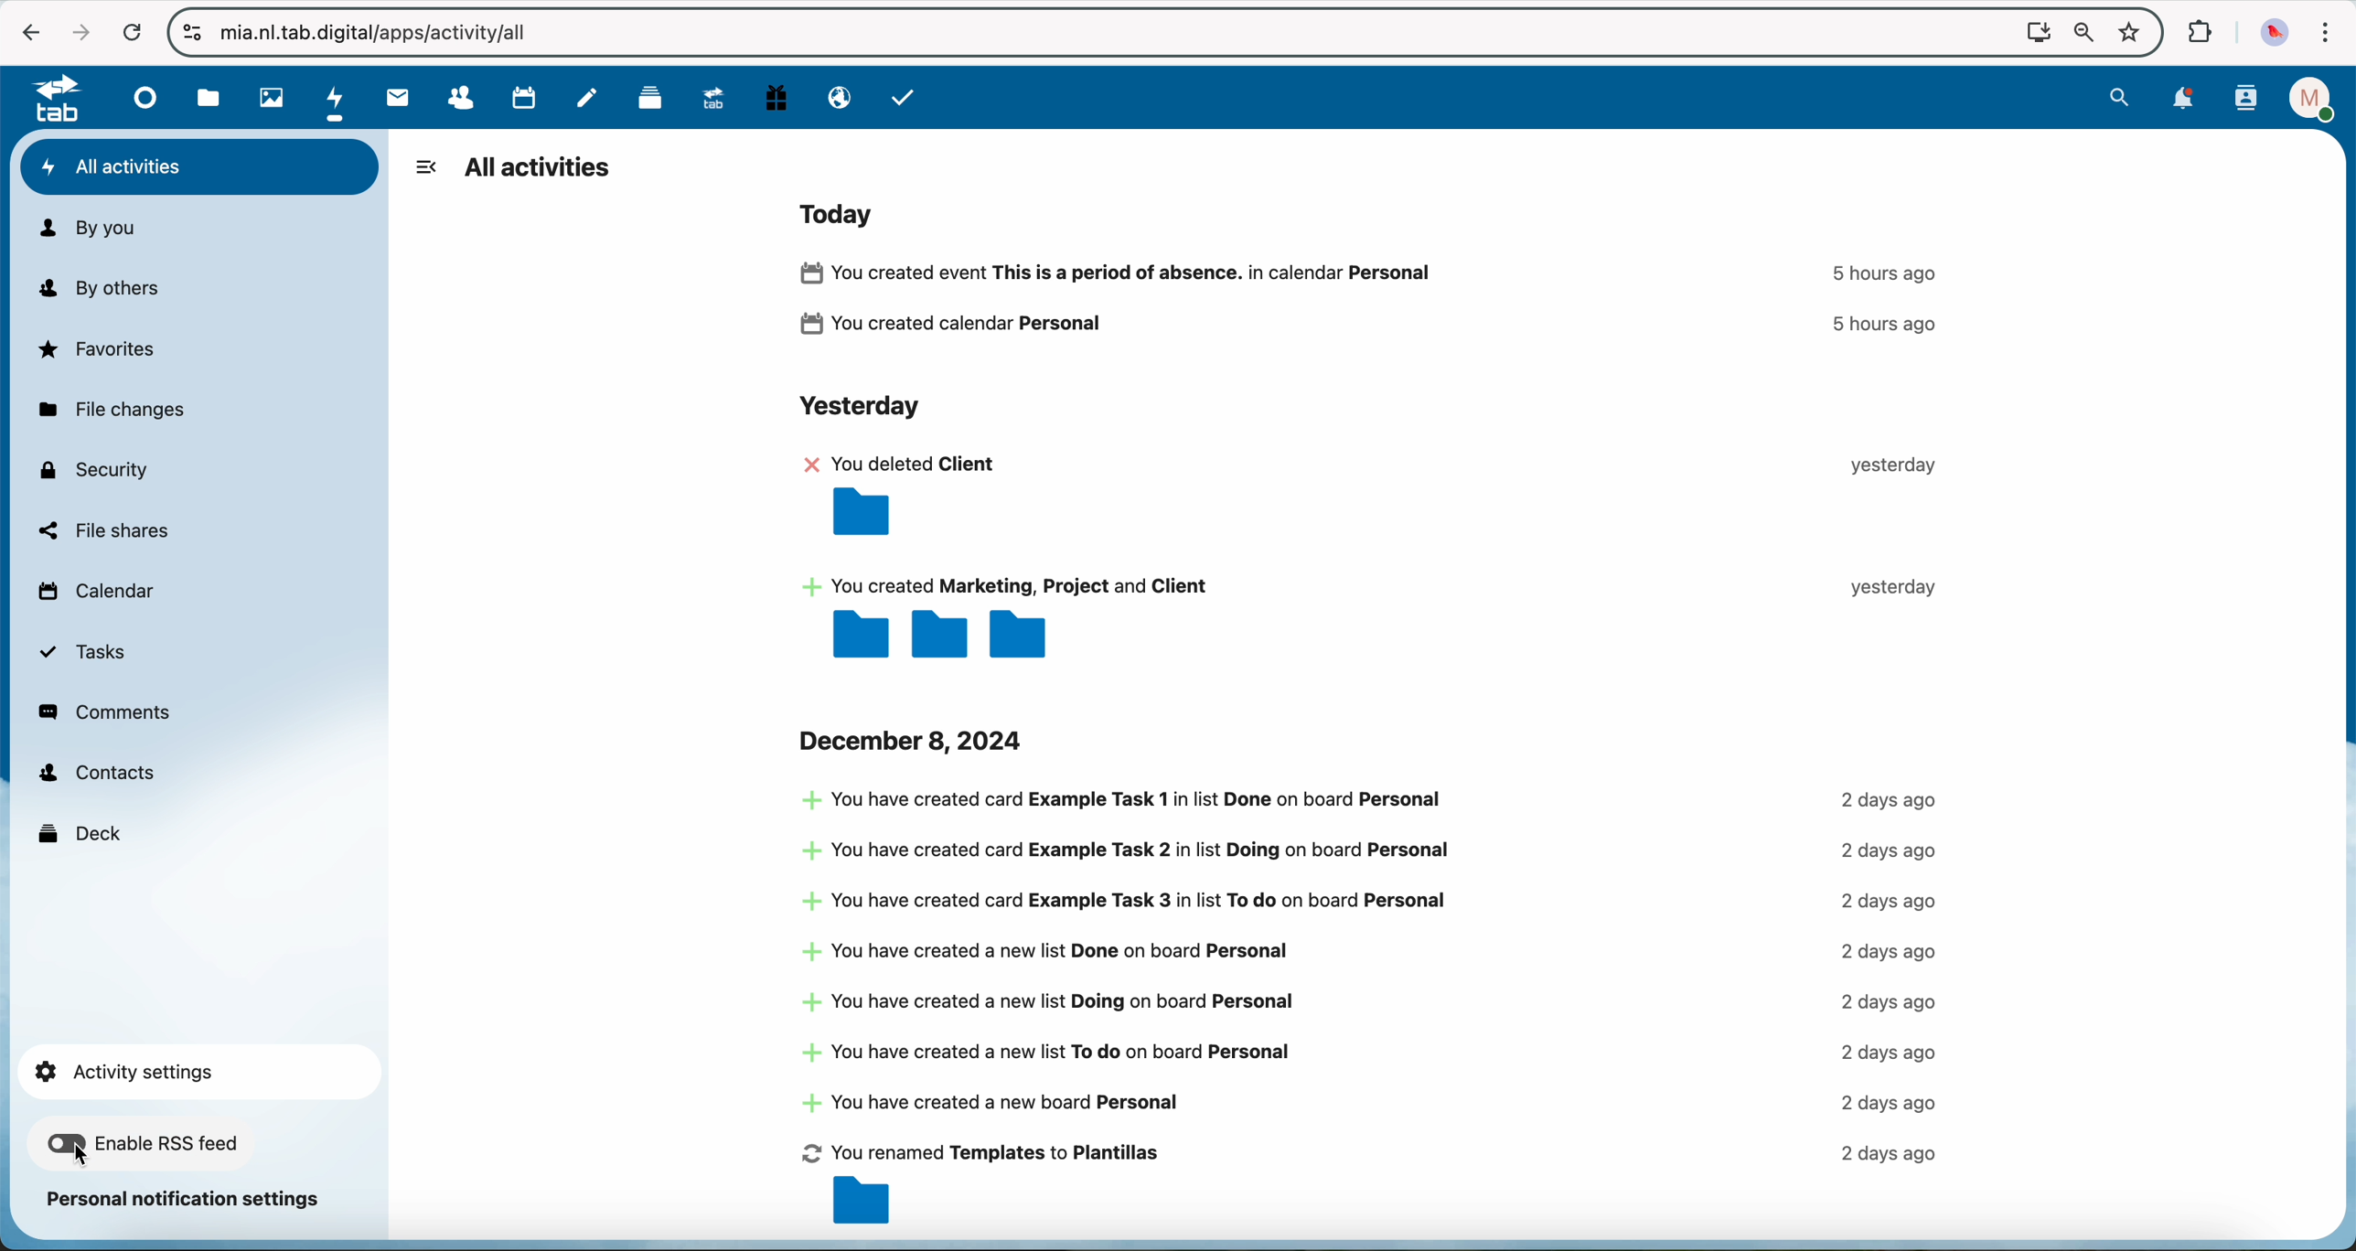  What do you see at coordinates (2183, 101) in the screenshot?
I see `notifications` at bounding box center [2183, 101].